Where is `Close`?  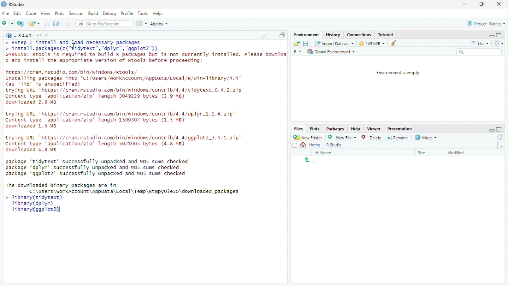 Close is located at coordinates (498, 4).